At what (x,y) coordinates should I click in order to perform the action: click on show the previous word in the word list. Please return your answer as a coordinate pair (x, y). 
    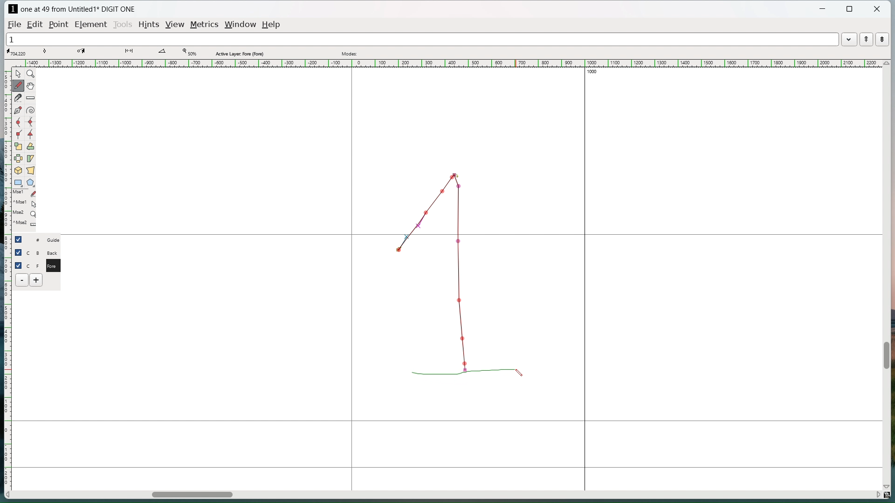
    Looking at the image, I should click on (866, 39).